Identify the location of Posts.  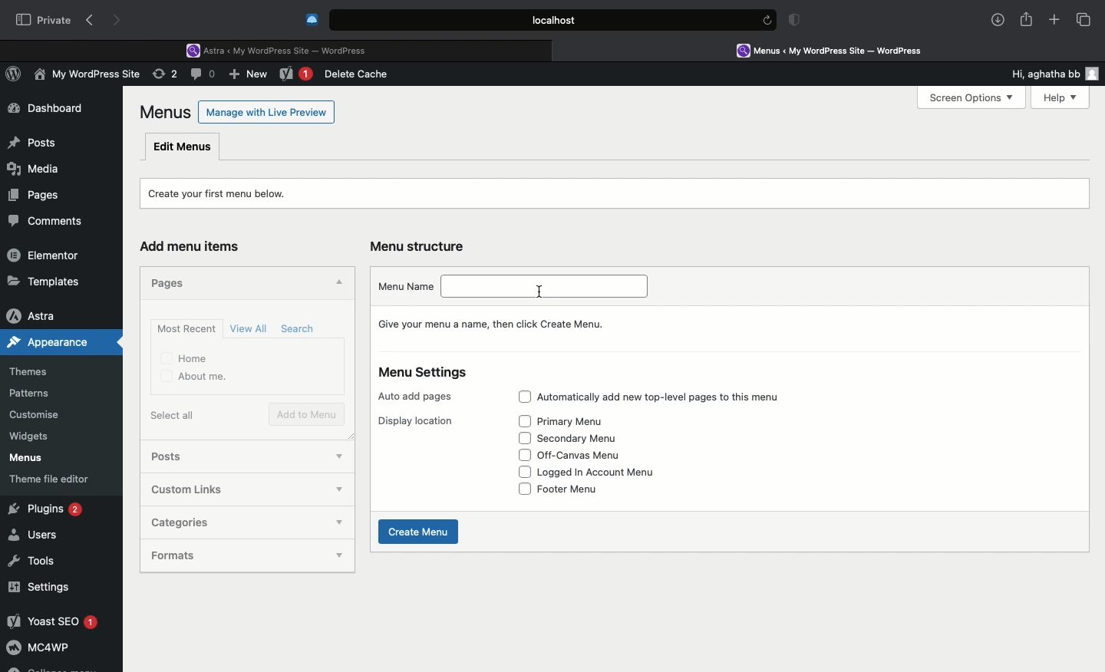
(181, 458).